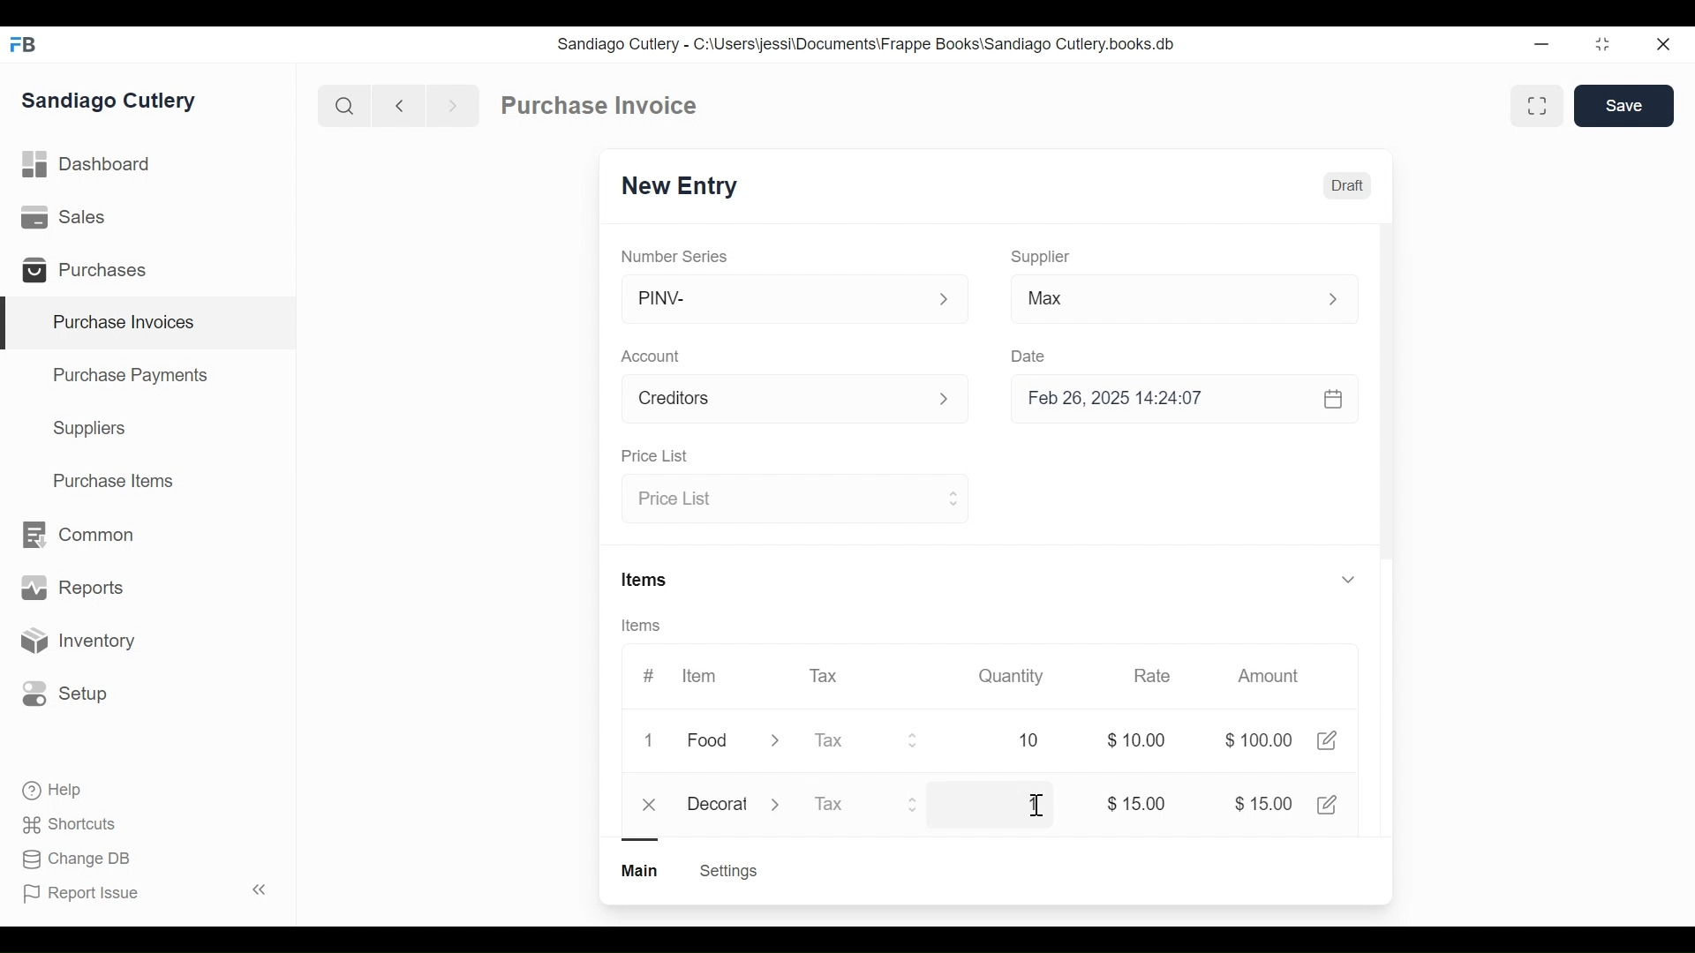 This screenshot has height=953, width=1695. What do you see at coordinates (916, 804) in the screenshot?
I see `Expand` at bounding box center [916, 804].